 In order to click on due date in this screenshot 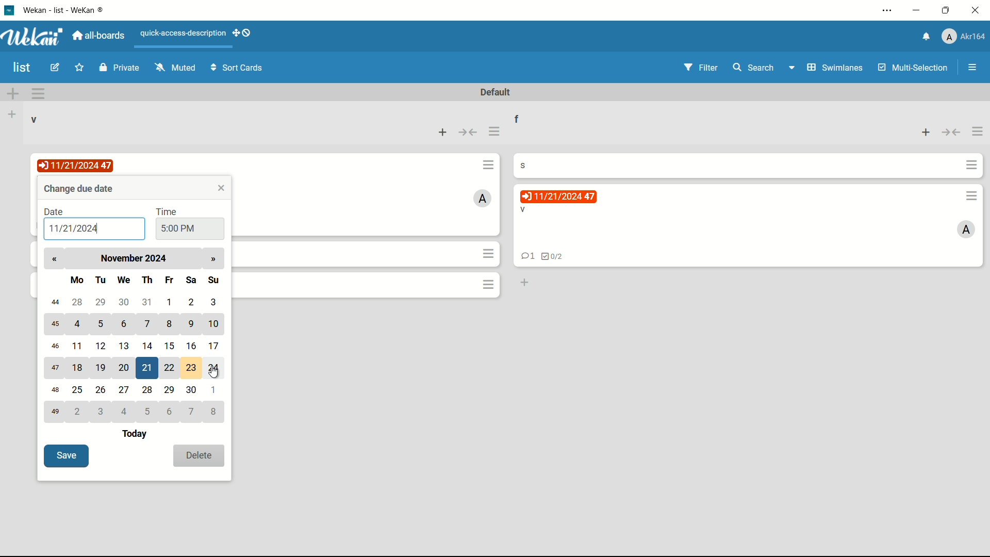, I will do `click(77, 165)`.